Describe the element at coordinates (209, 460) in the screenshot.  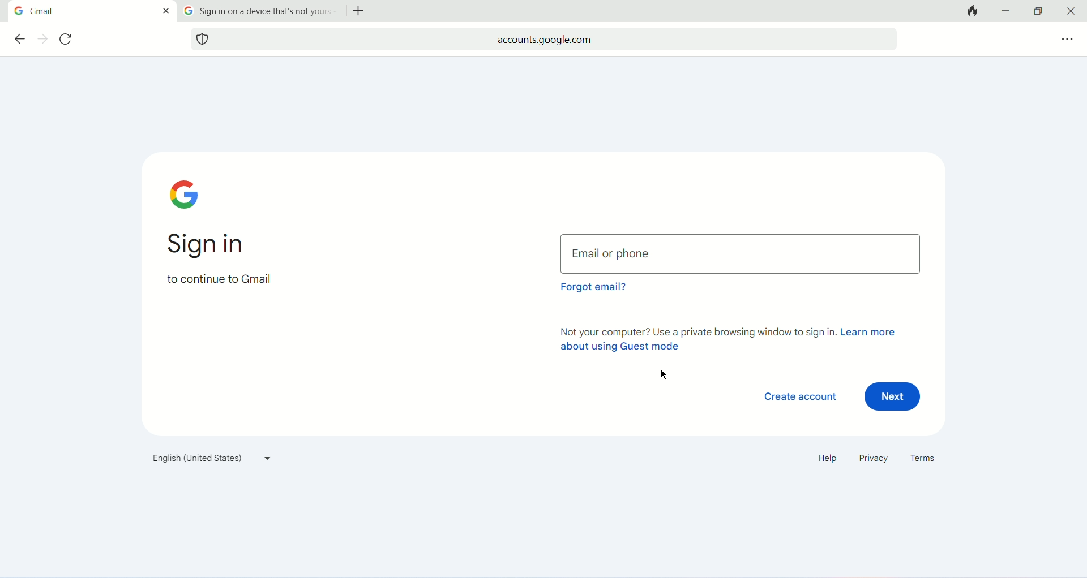
I see `language` at that location.